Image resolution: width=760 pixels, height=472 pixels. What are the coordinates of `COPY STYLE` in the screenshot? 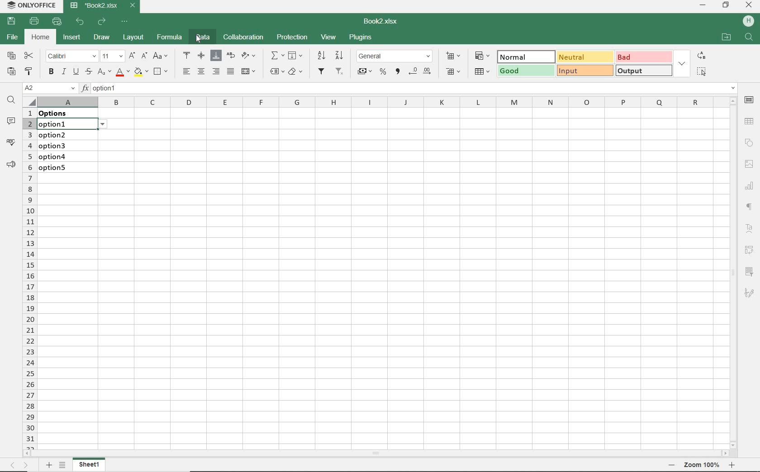 It's located at (29, 71).